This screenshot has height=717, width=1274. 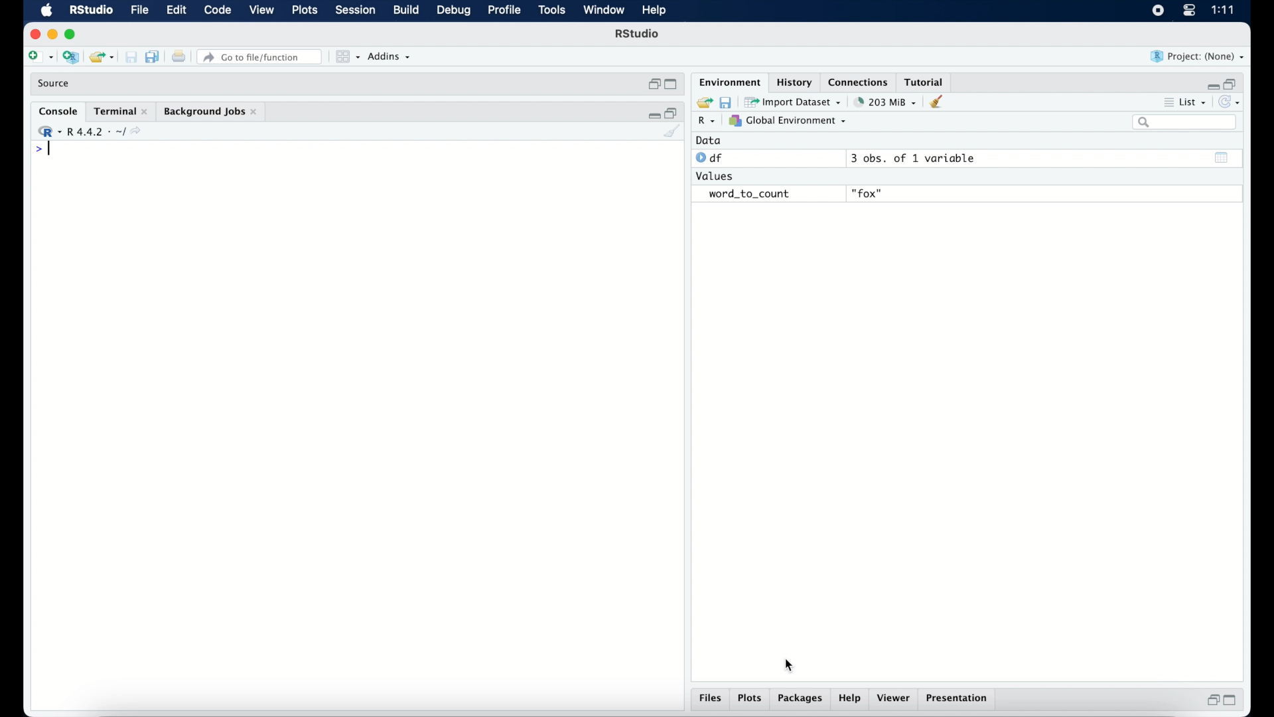 What do you see at coordinates (800, 699) in the screenshot?
I see `packages` at bounding box center [800, 699].